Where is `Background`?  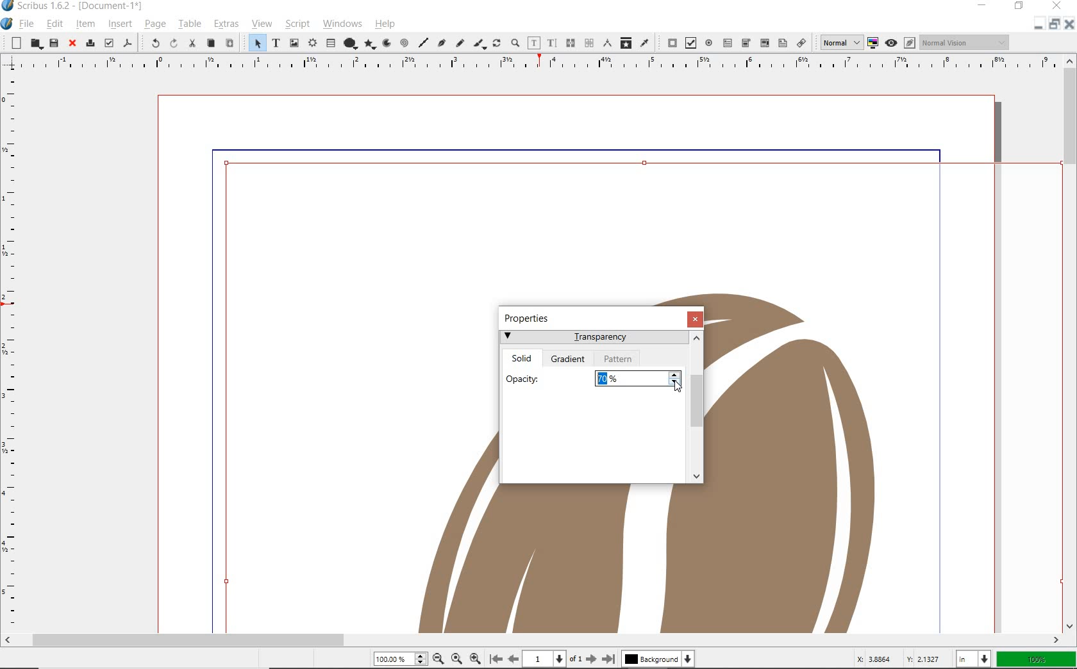 Background is located at coordinates (658, 660).